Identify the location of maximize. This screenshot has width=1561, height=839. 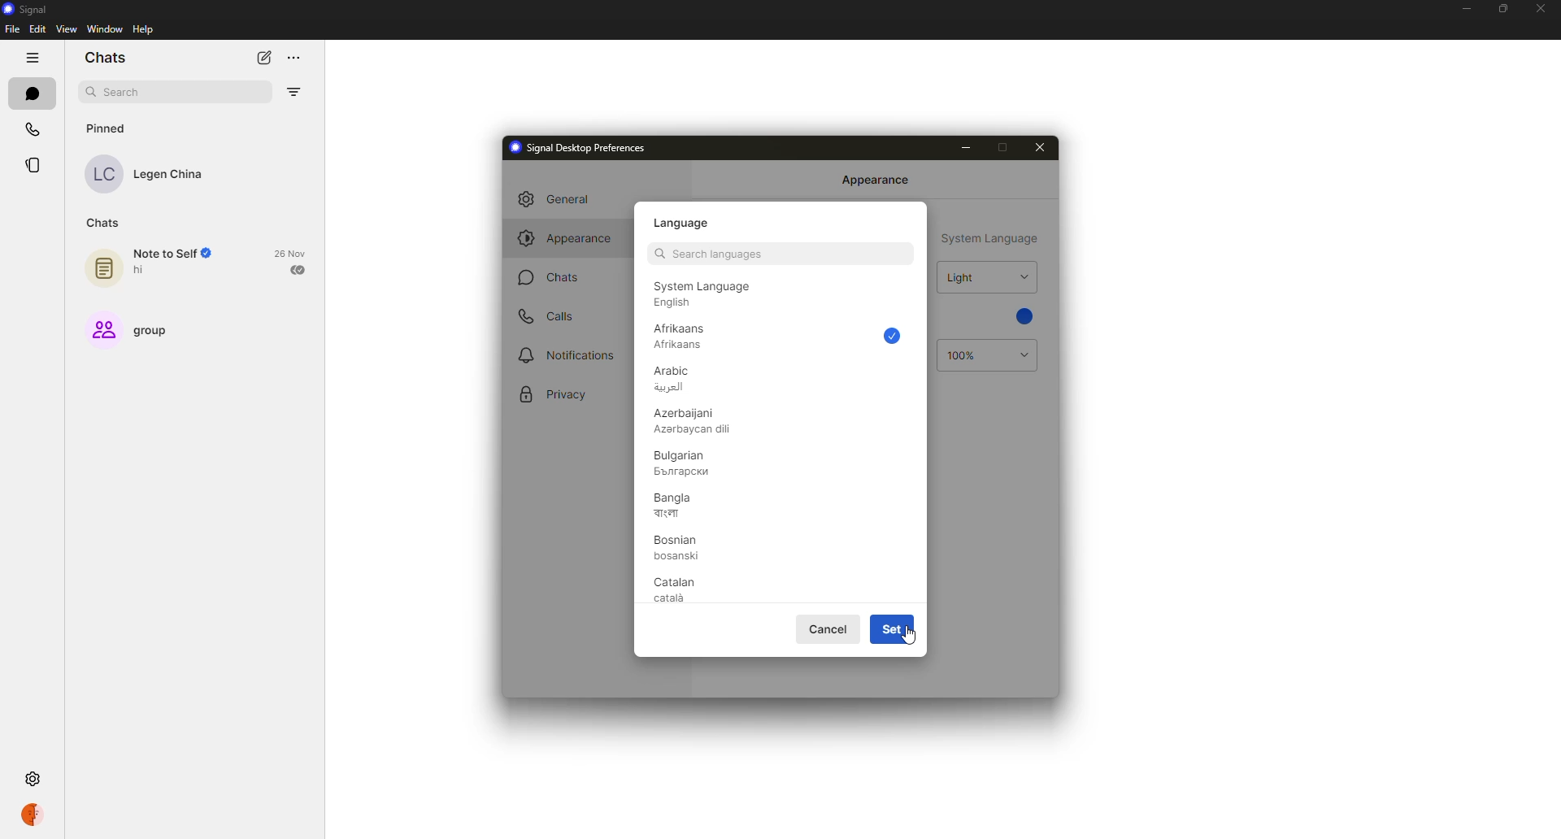
(1500, 9).